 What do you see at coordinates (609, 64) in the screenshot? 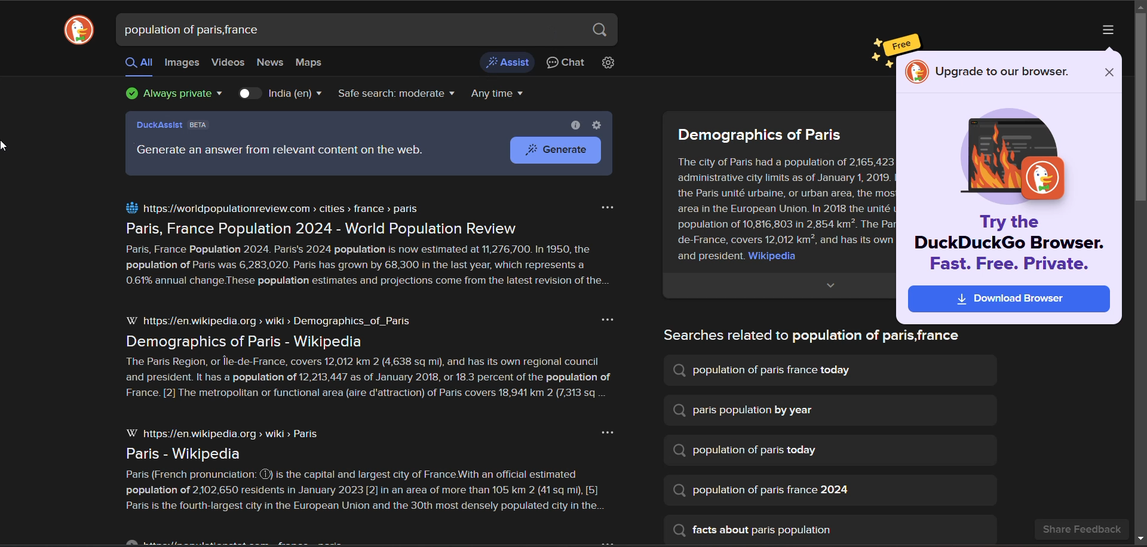
I see `change search settings` at bounding box center [609, 64].